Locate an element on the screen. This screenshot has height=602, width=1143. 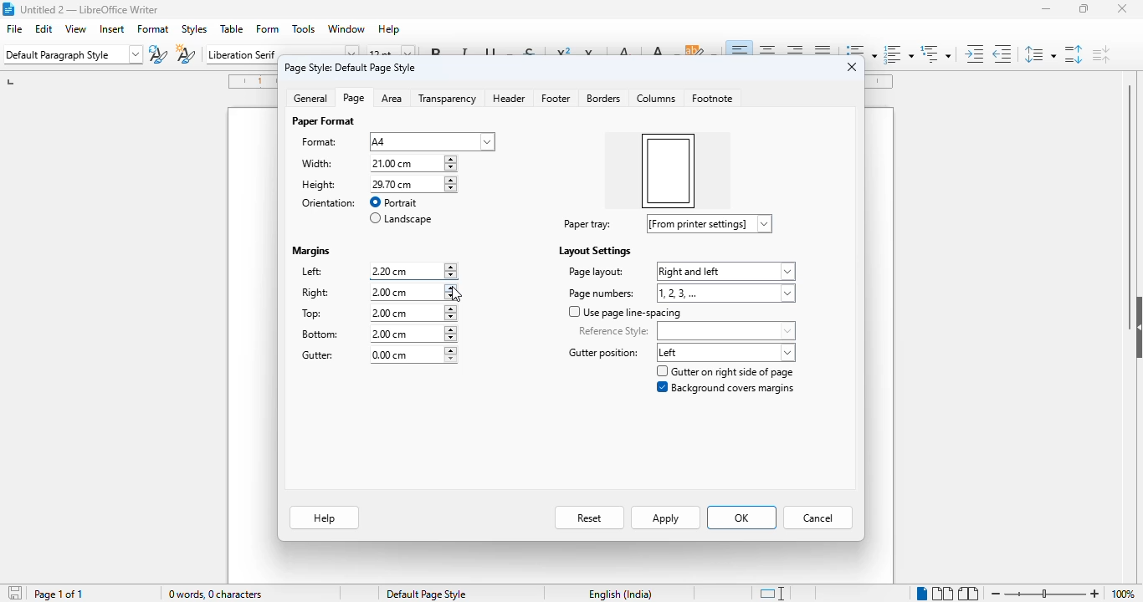
insert is located at coordinates (112, 28).